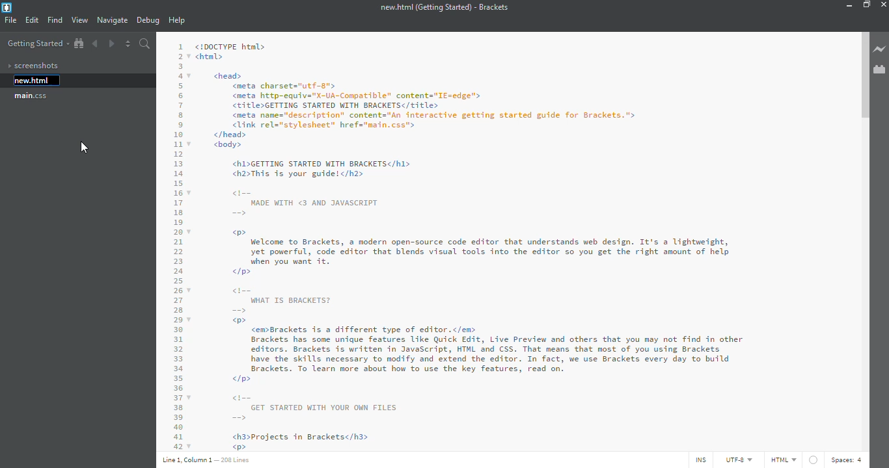  What do you see at coordinates (734, 460) in the screenshot?
I see `utf` at bounding box center [734, 460].